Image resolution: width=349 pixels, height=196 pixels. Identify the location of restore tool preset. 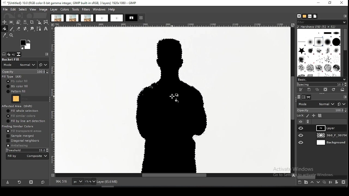
(20, 182).